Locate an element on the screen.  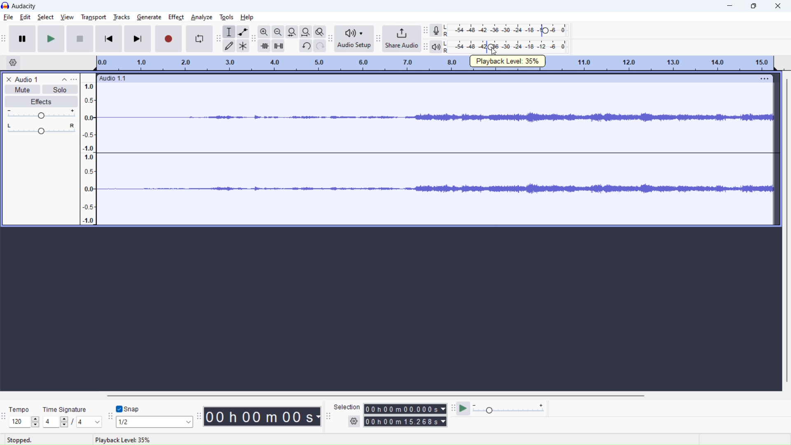
trim audio outside selection is located at coordinates (264, 46).